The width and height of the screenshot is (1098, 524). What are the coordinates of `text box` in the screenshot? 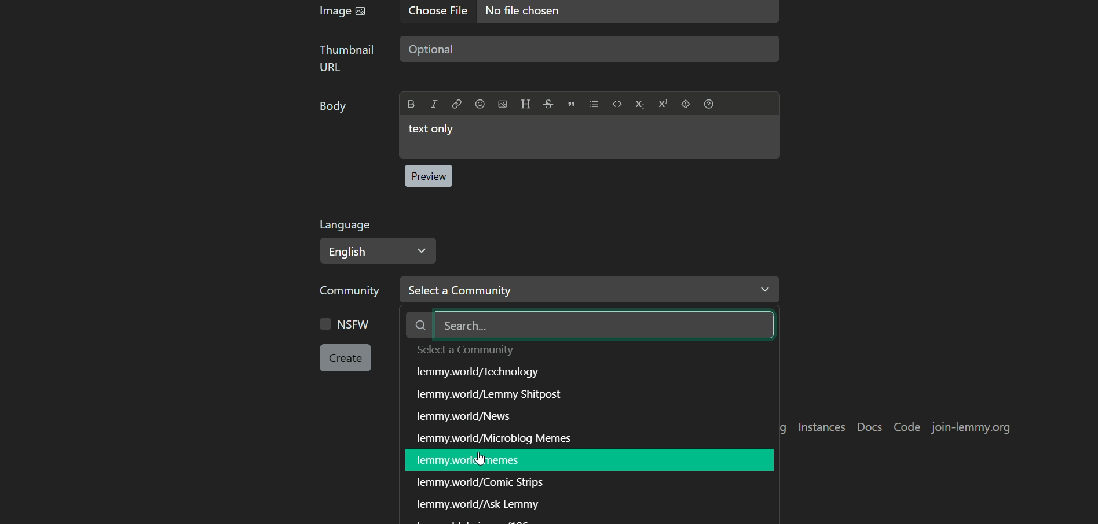 It's located at (591, 137).